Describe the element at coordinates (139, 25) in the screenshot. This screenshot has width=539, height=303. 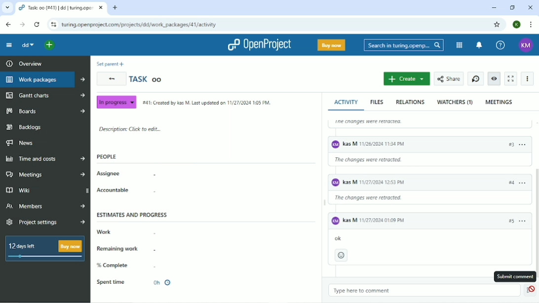
I see `turing.openproject.com/projects/dd/work_packages/41/activity` at that location.